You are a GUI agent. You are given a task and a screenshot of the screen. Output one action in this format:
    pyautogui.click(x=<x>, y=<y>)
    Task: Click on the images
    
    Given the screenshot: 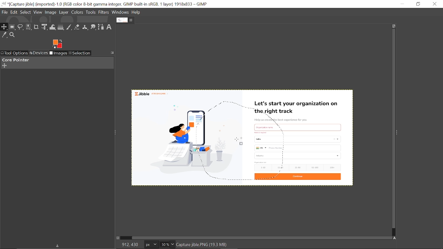 What is the action you would take?
    pyautogui.click(x=58, y=54)
    